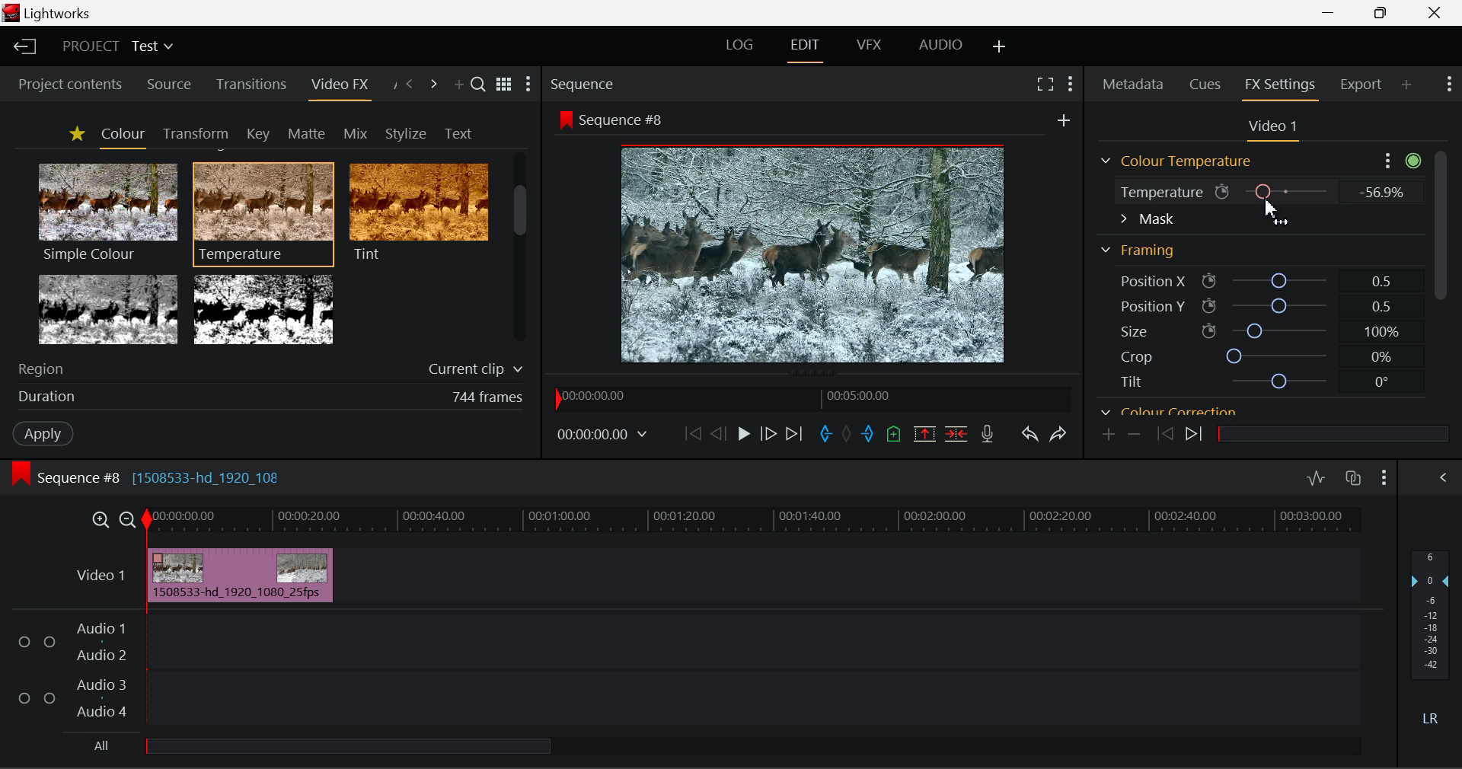  What do you see at coordinates (1380, 192) in the screenshot?
I see `0%` at bounding box center [1380, 192].